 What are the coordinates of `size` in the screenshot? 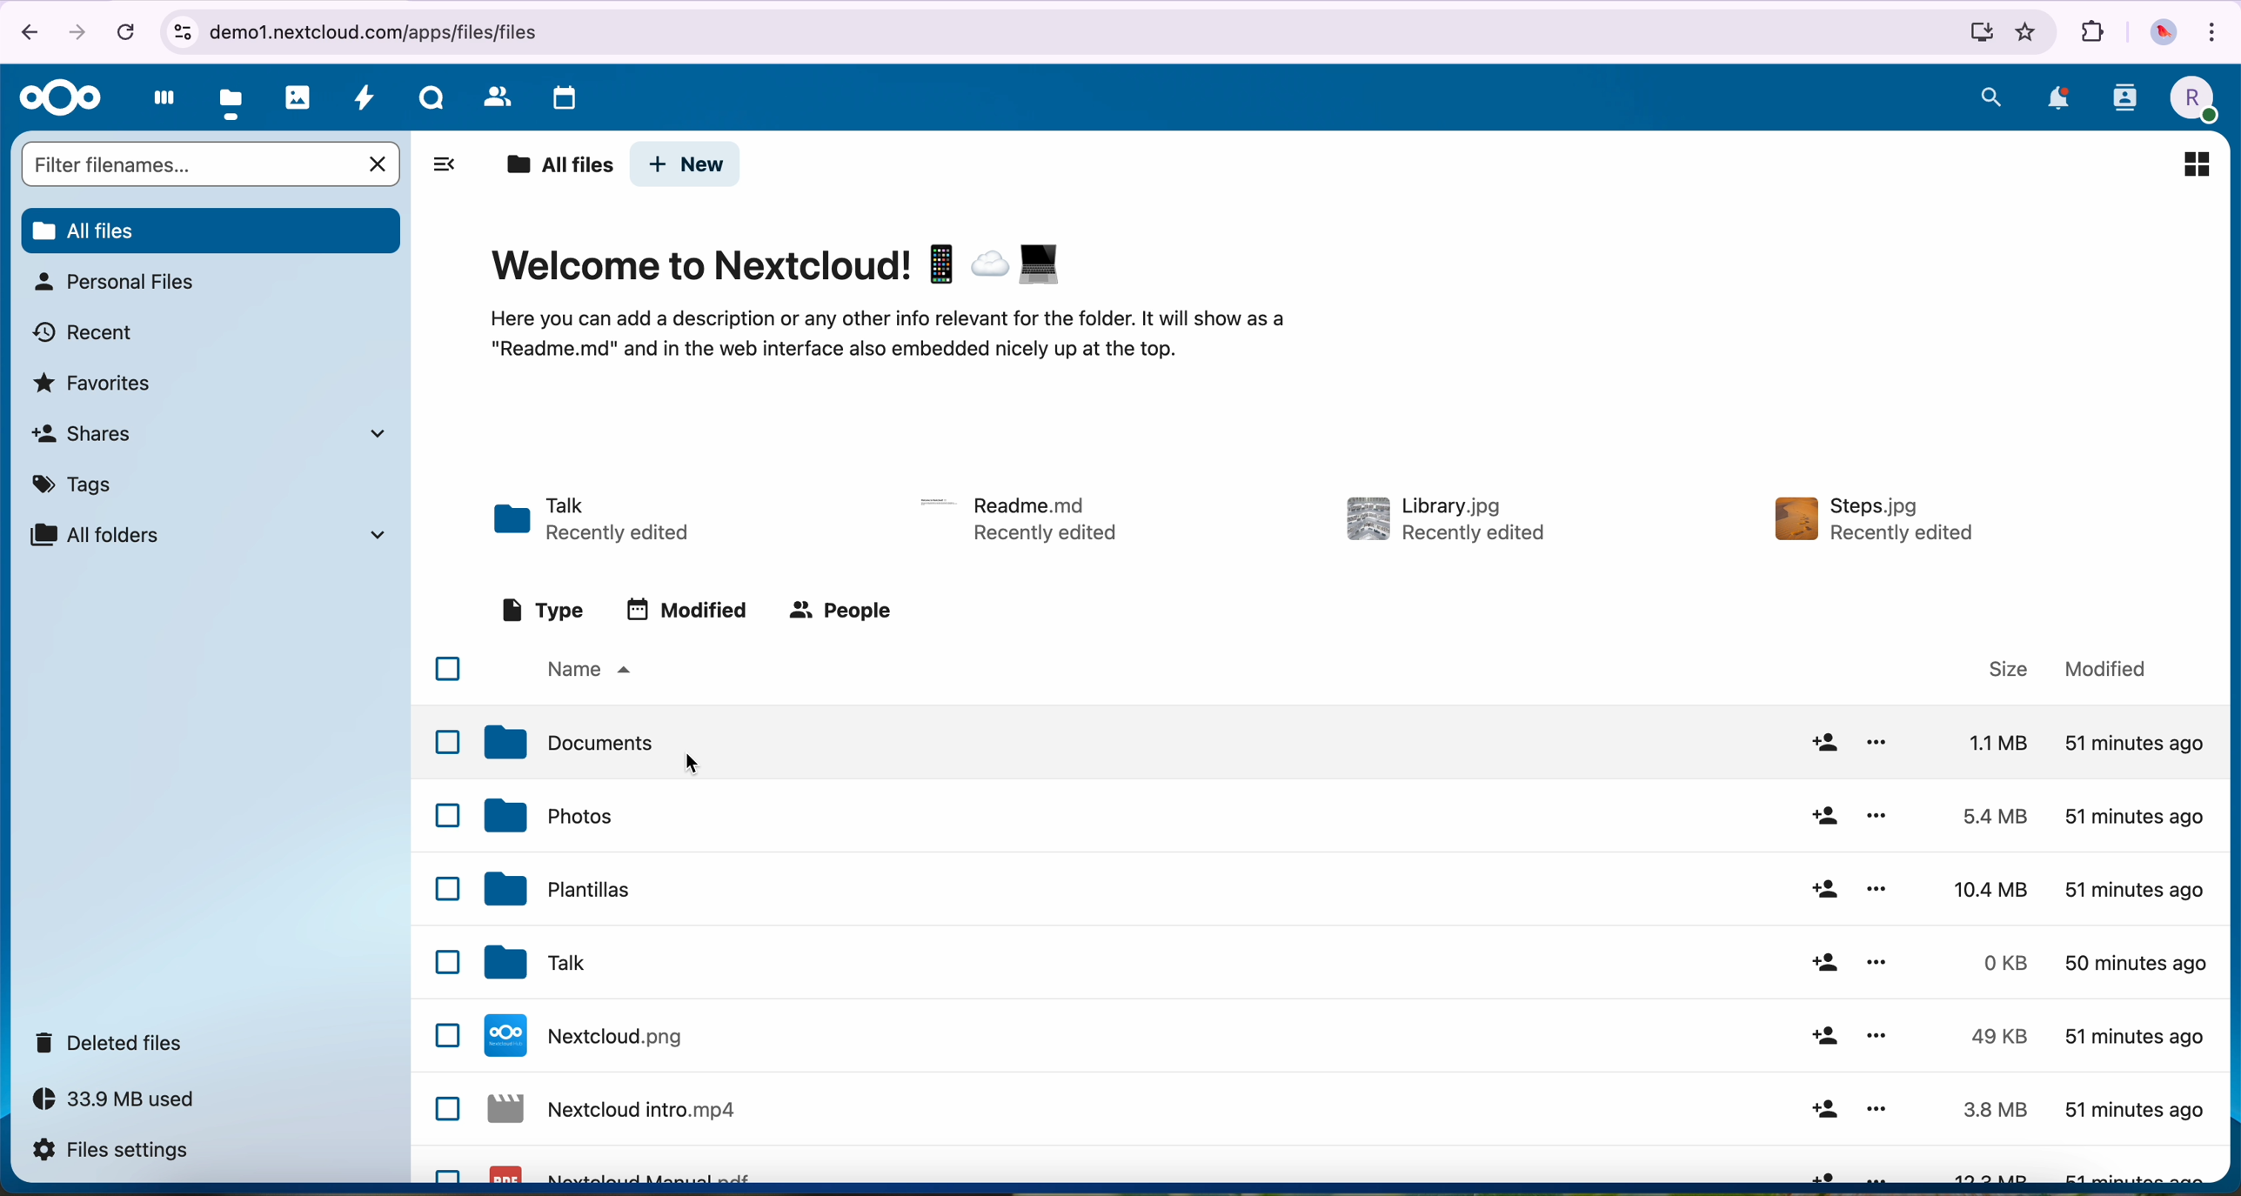 It's located at (2004, 963).